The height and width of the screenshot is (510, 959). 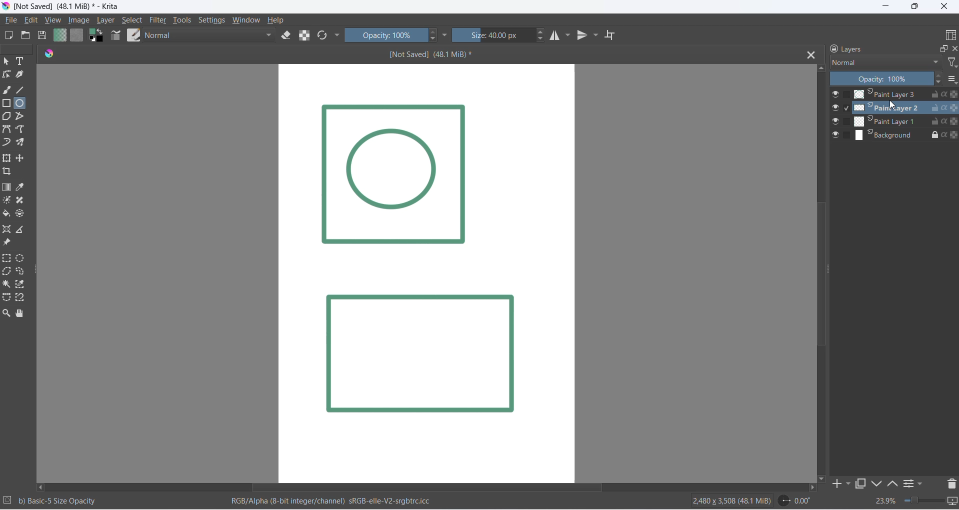 What do you see at coordinates (7, 61) in the screenshot?
I see `select` at bounding box center [7, 61].